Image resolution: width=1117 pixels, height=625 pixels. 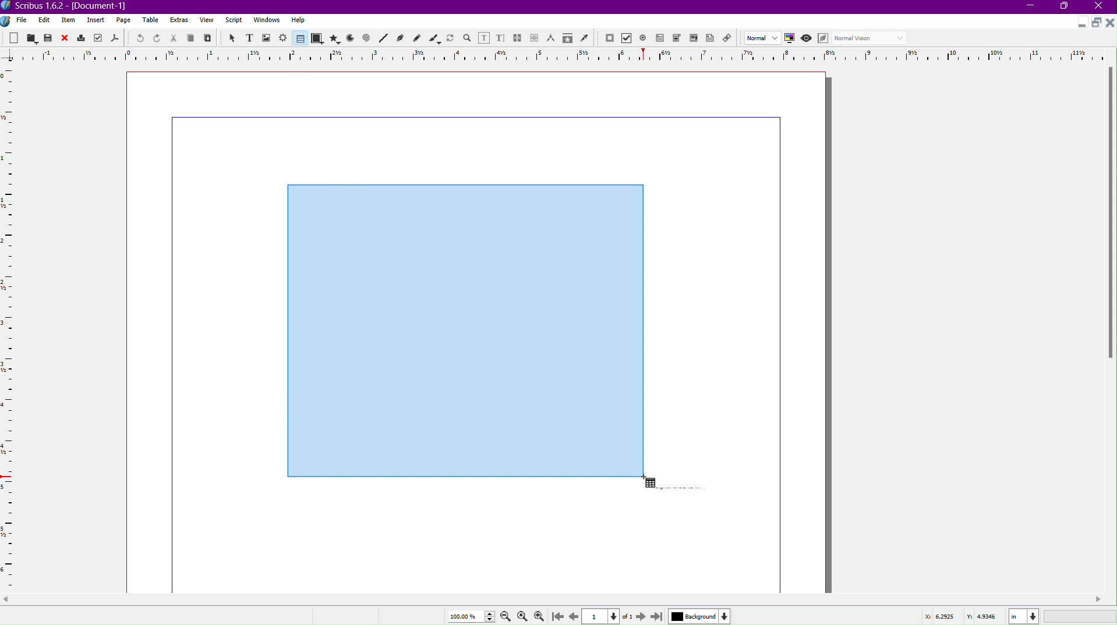 I want to click on Zoom In, so click(x=542, y=616).